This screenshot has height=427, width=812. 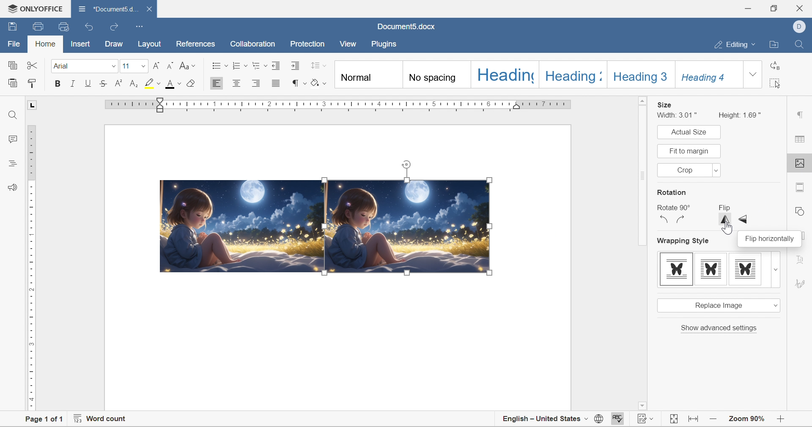 What do you see at coordinates (318, 65) in the screenshot?
I see `line spacing` at bounding box center [318, 65].